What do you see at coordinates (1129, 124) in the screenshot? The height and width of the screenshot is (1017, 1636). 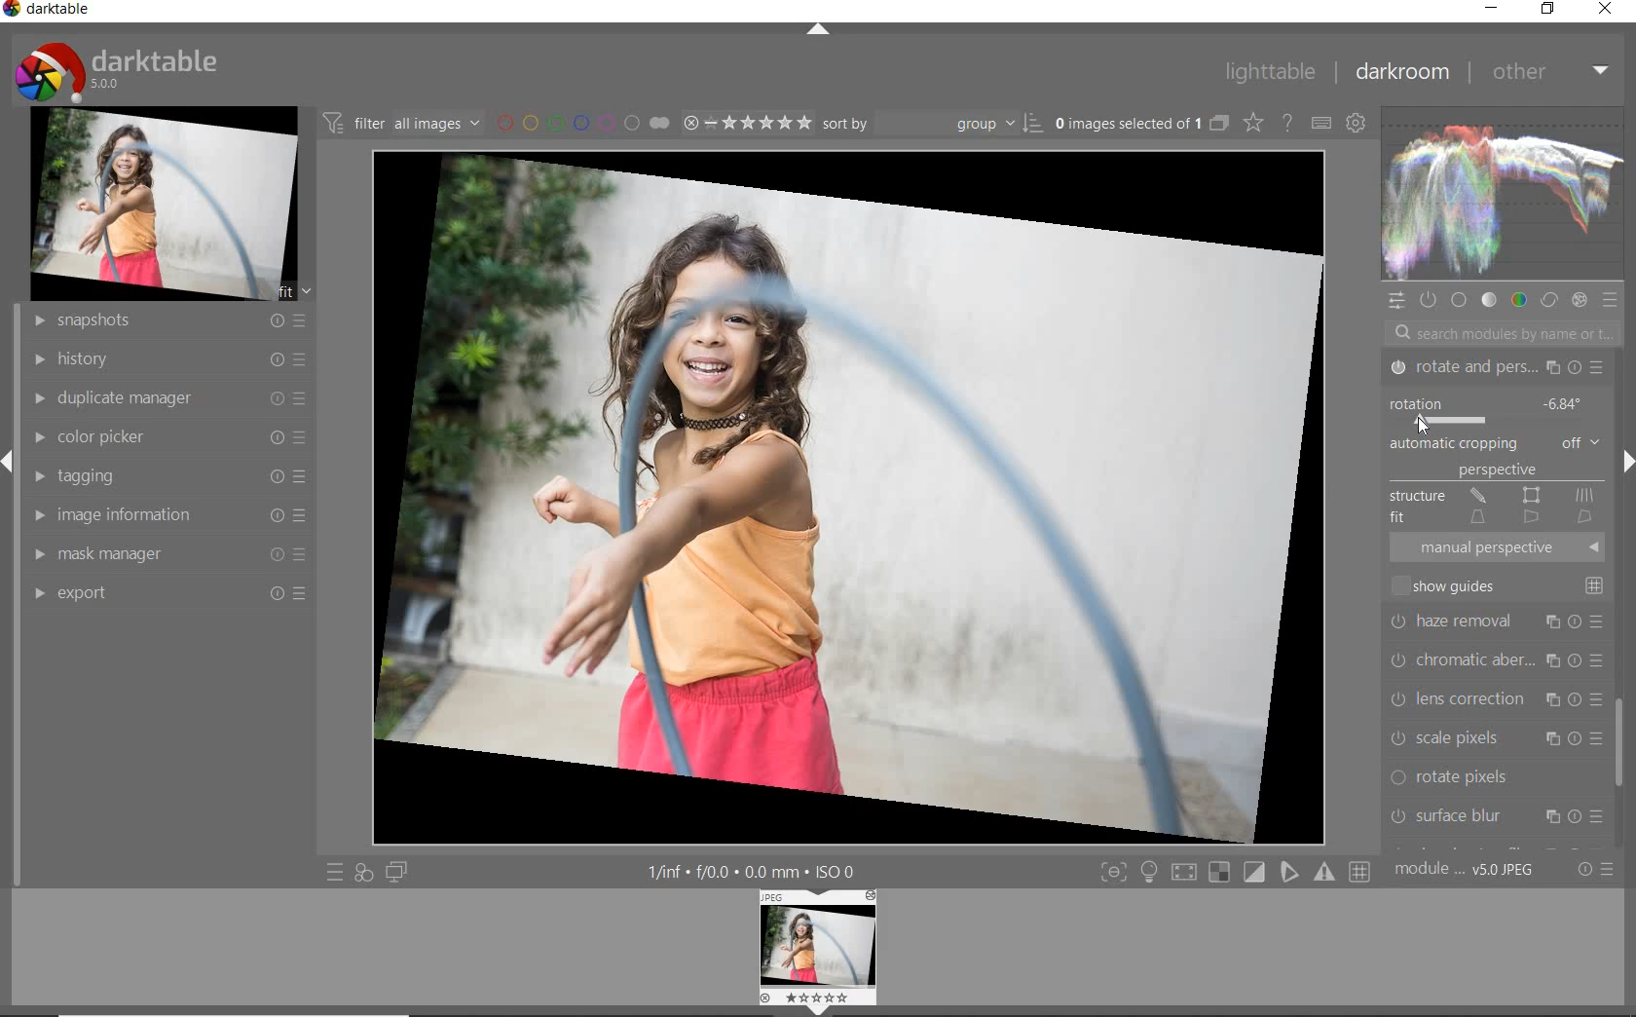 I see `selected images` at bounding box center [1129, 124].